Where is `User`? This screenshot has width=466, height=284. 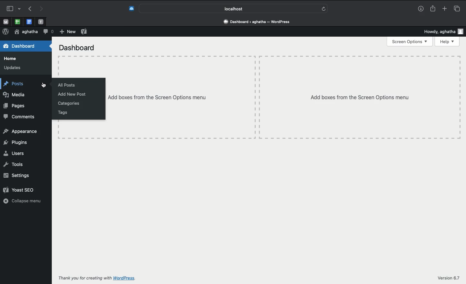 User is located at coordinates (25, 32).